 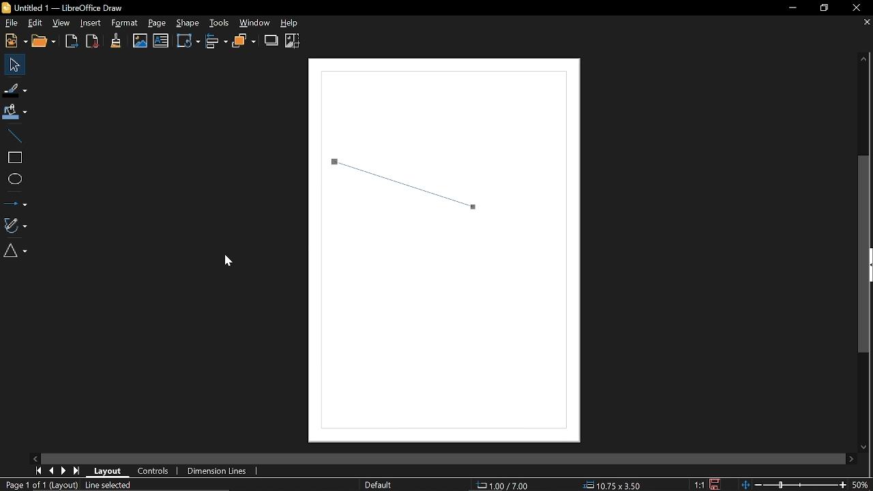 What do you see at coordinates (14, 134) in the screenshot?
I see `Line` at bounding box center [14, 134].